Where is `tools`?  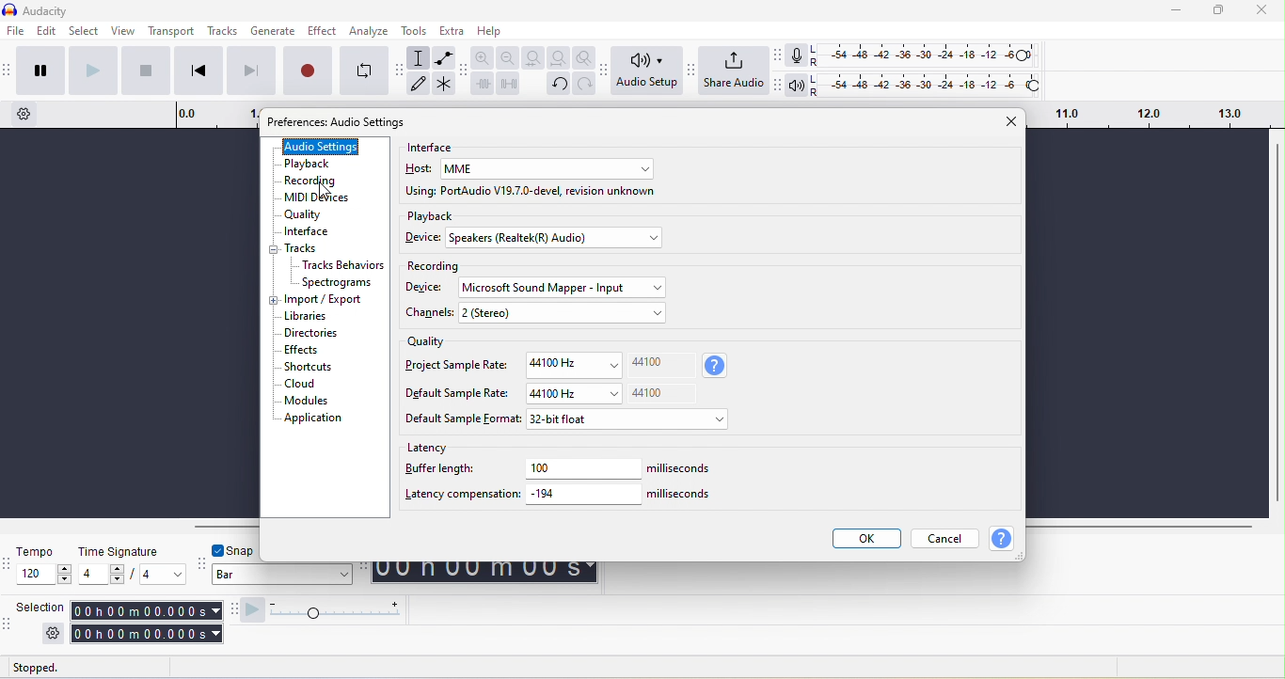 tools is located at coordinates (411, 31).